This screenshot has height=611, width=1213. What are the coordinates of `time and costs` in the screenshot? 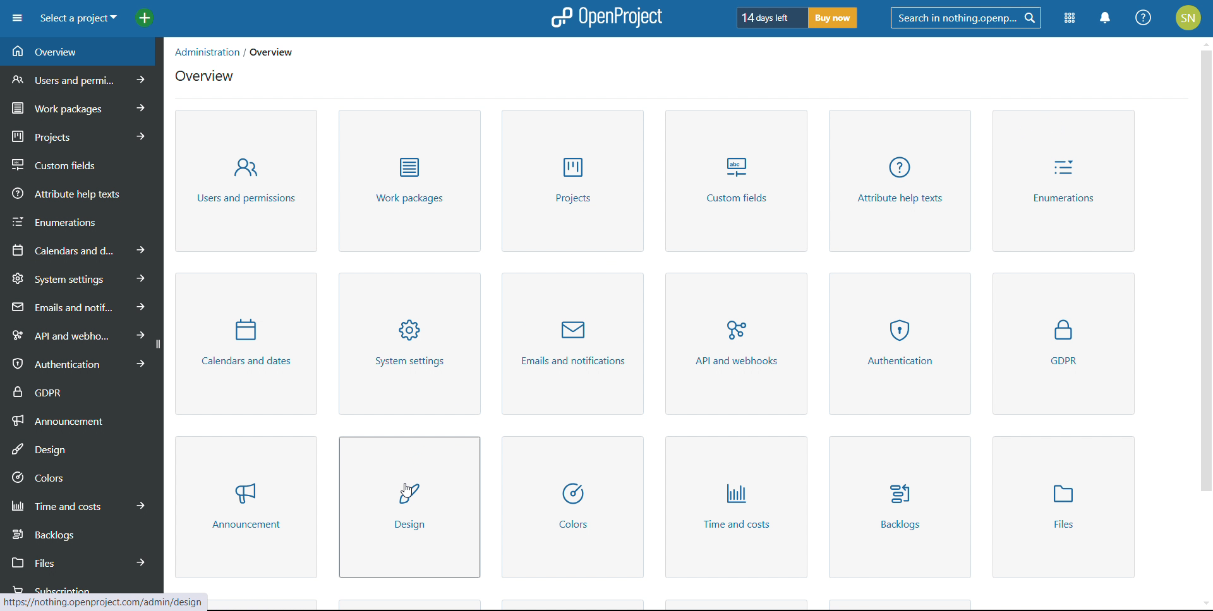 It's located at (735, 507).